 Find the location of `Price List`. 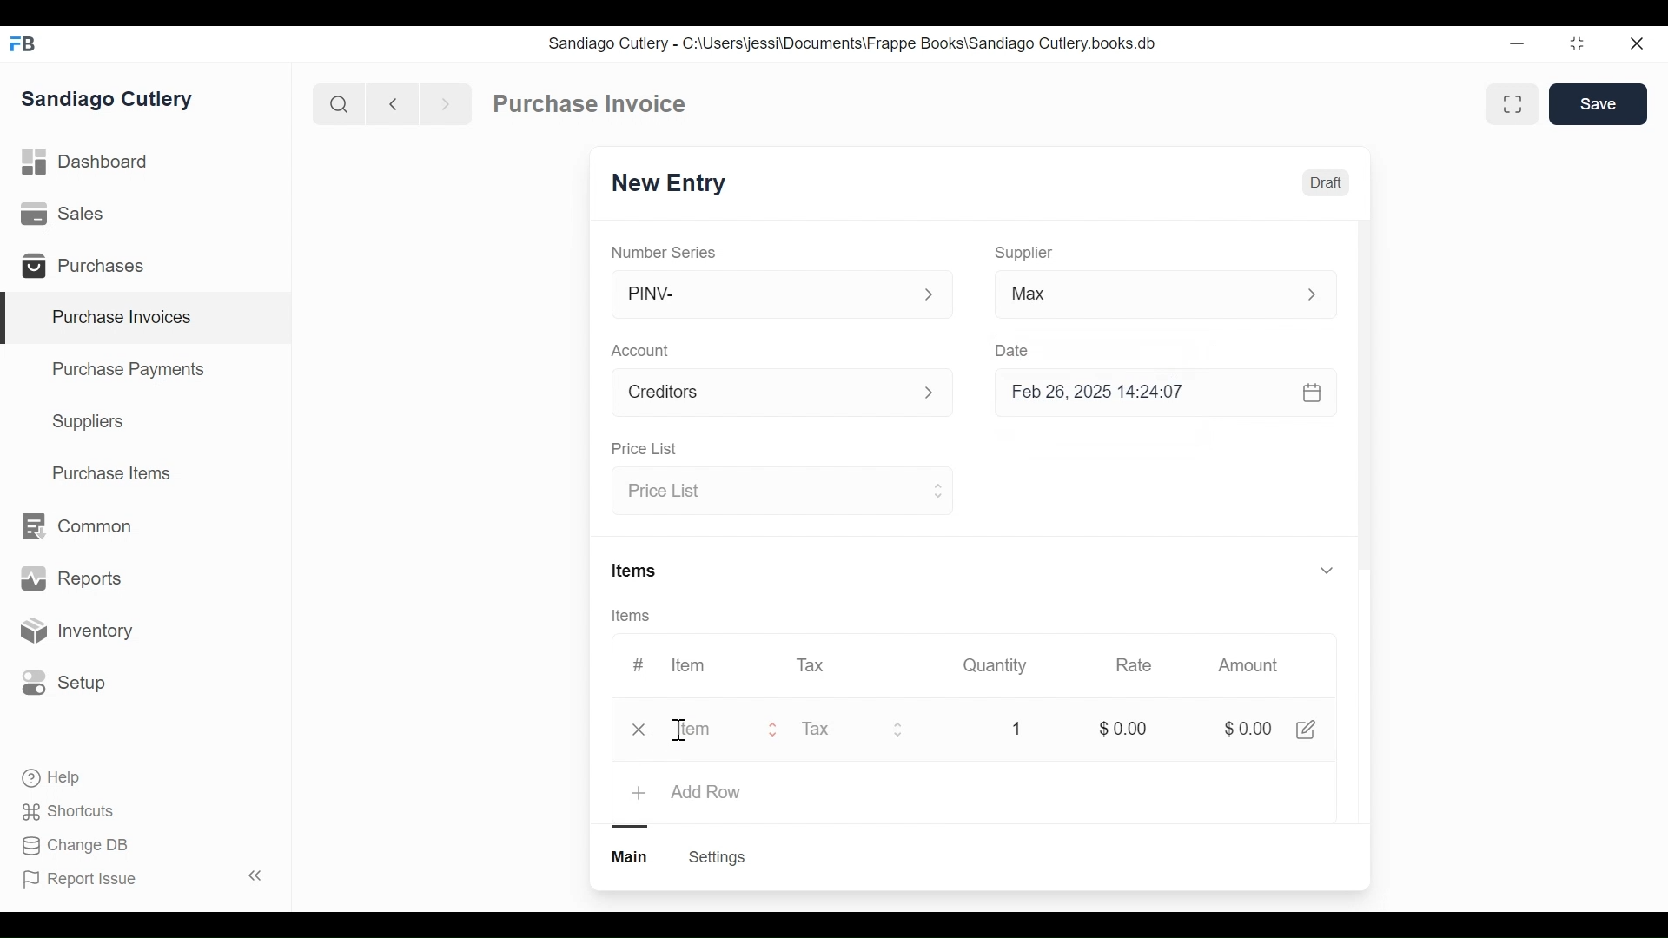

Price List is located at coordinates (766, 492).